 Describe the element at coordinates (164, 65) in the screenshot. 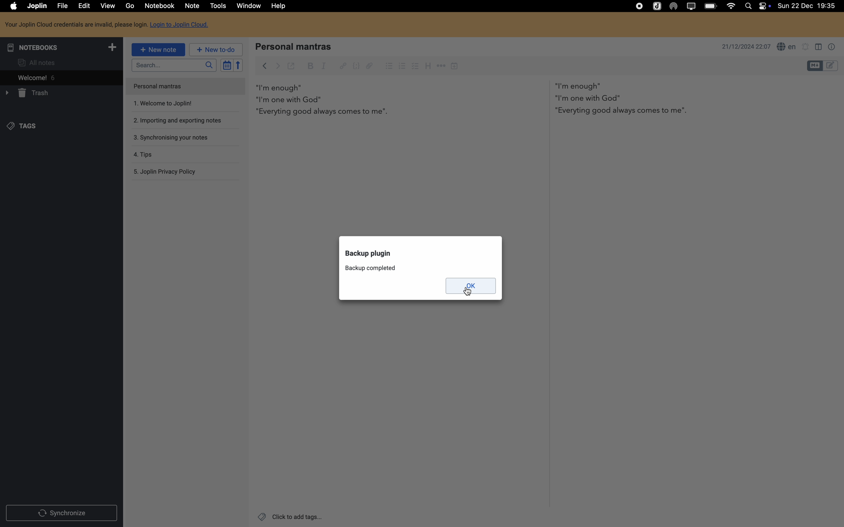

I see `search bar` at that location.